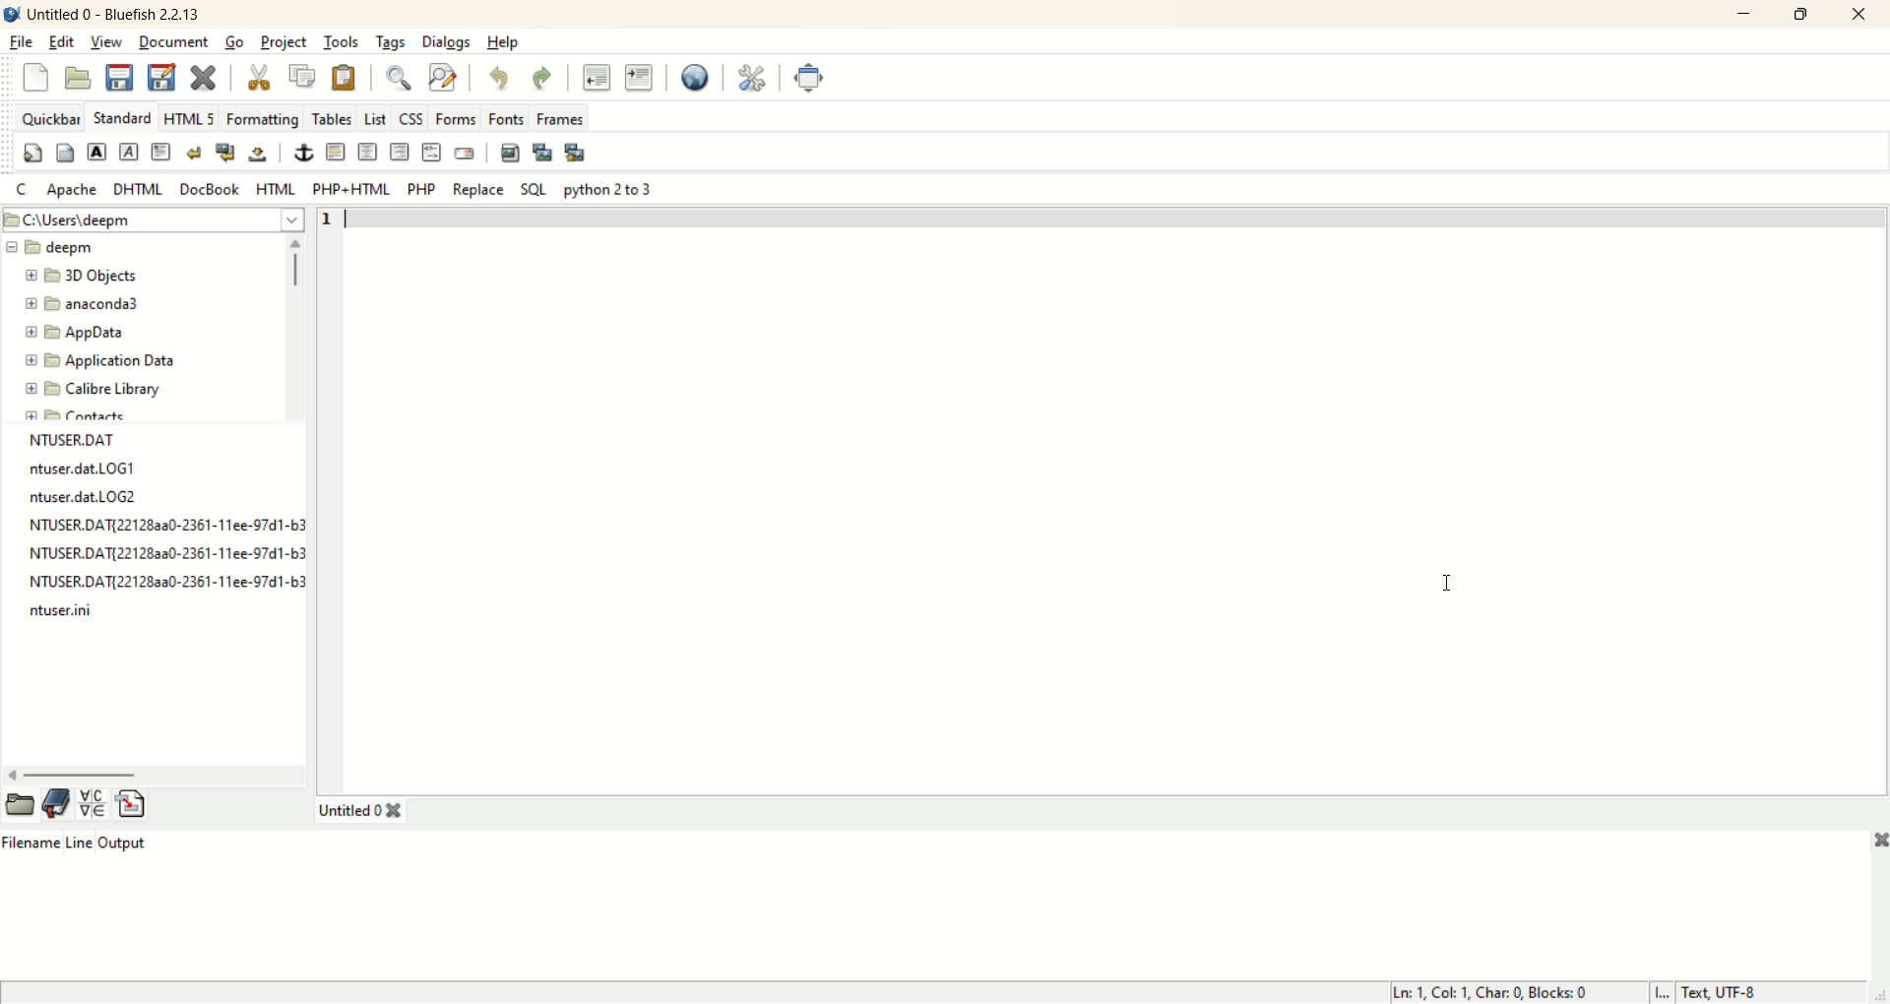  What do you see at coordinates (136, 189) in the screenshot?
I see `DHTML` at bounding box center [136, 189].